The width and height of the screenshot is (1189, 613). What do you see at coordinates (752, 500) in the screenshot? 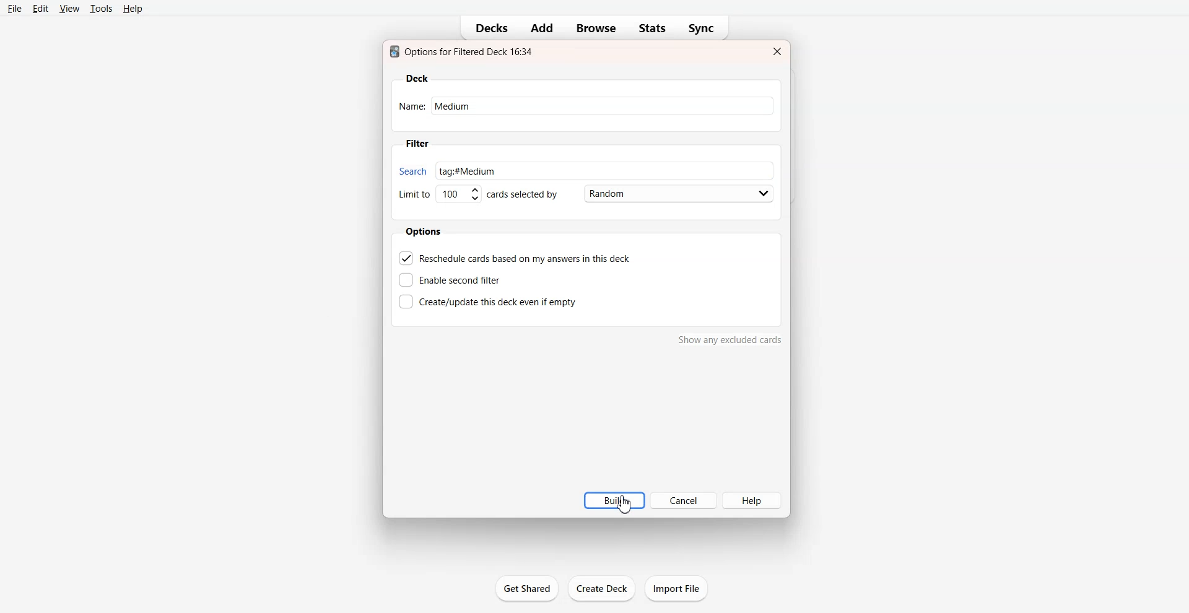
I see `Help` at bounding box center [752, 500].